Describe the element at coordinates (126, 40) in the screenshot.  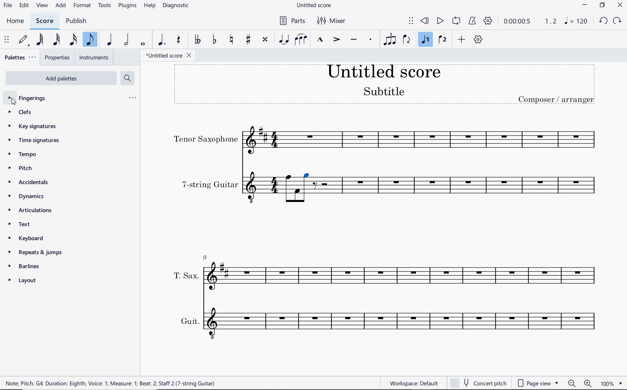
I see `HALF NOTE` at that location.